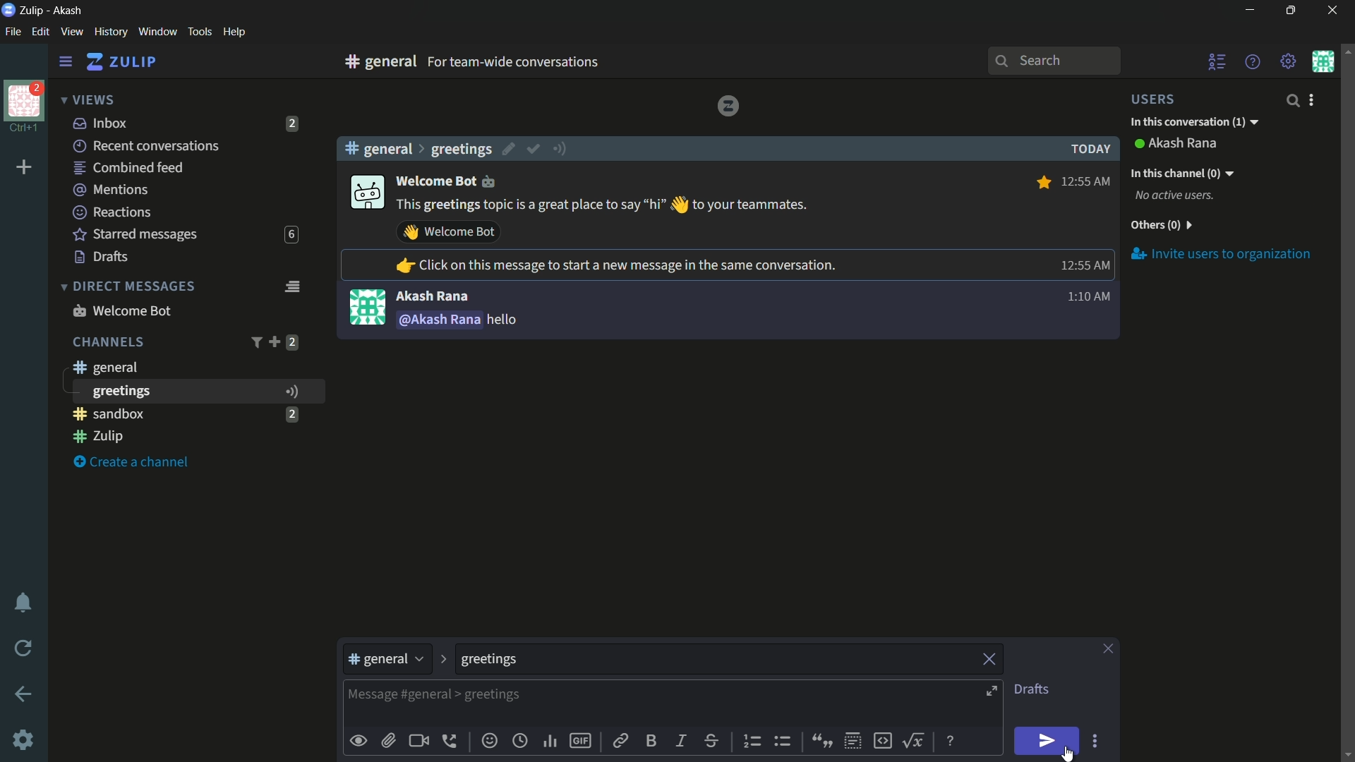  I want to click on send, so click(1048, 742).